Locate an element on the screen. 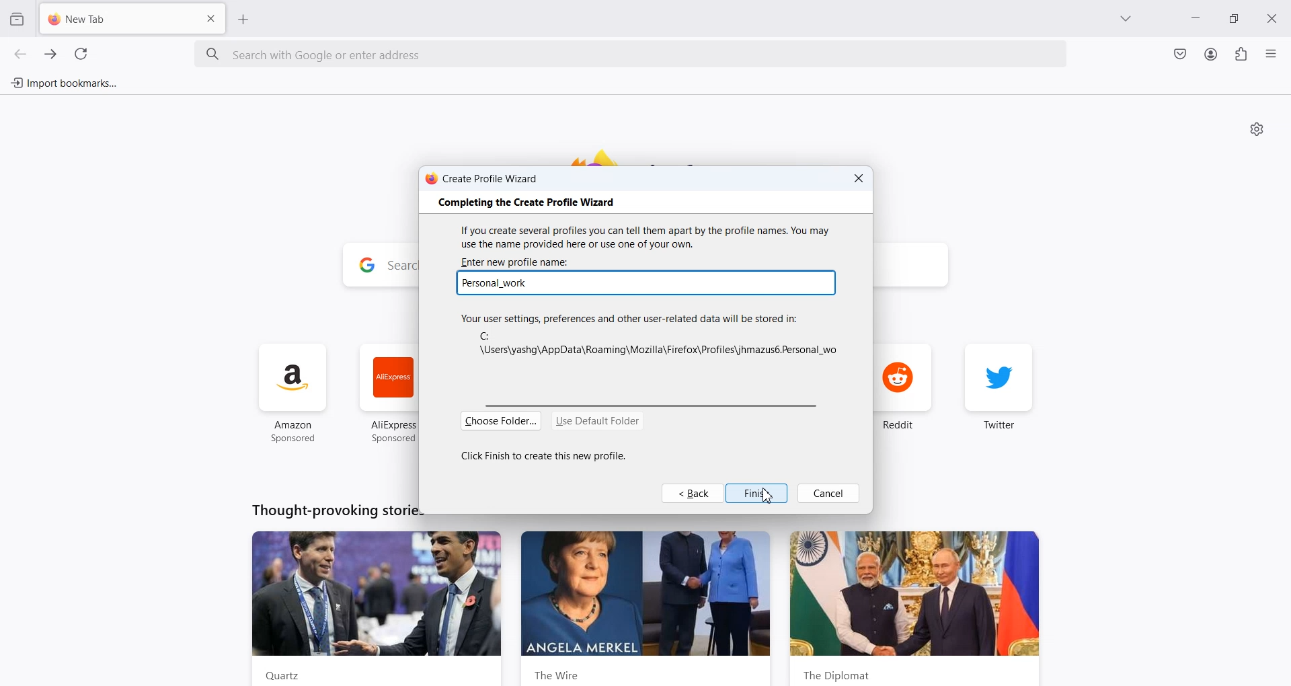 The height and width of the screenshot is (686, 1291). Extensions is located at coordinates (1241, 54).